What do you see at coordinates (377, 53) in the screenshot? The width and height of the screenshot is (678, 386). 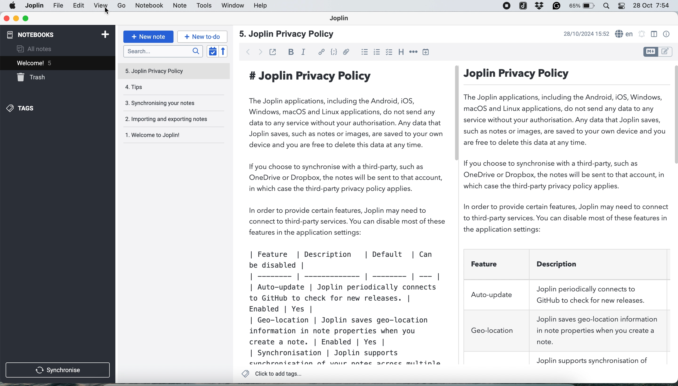 I see `numered list` at bounding box center [377, 53].